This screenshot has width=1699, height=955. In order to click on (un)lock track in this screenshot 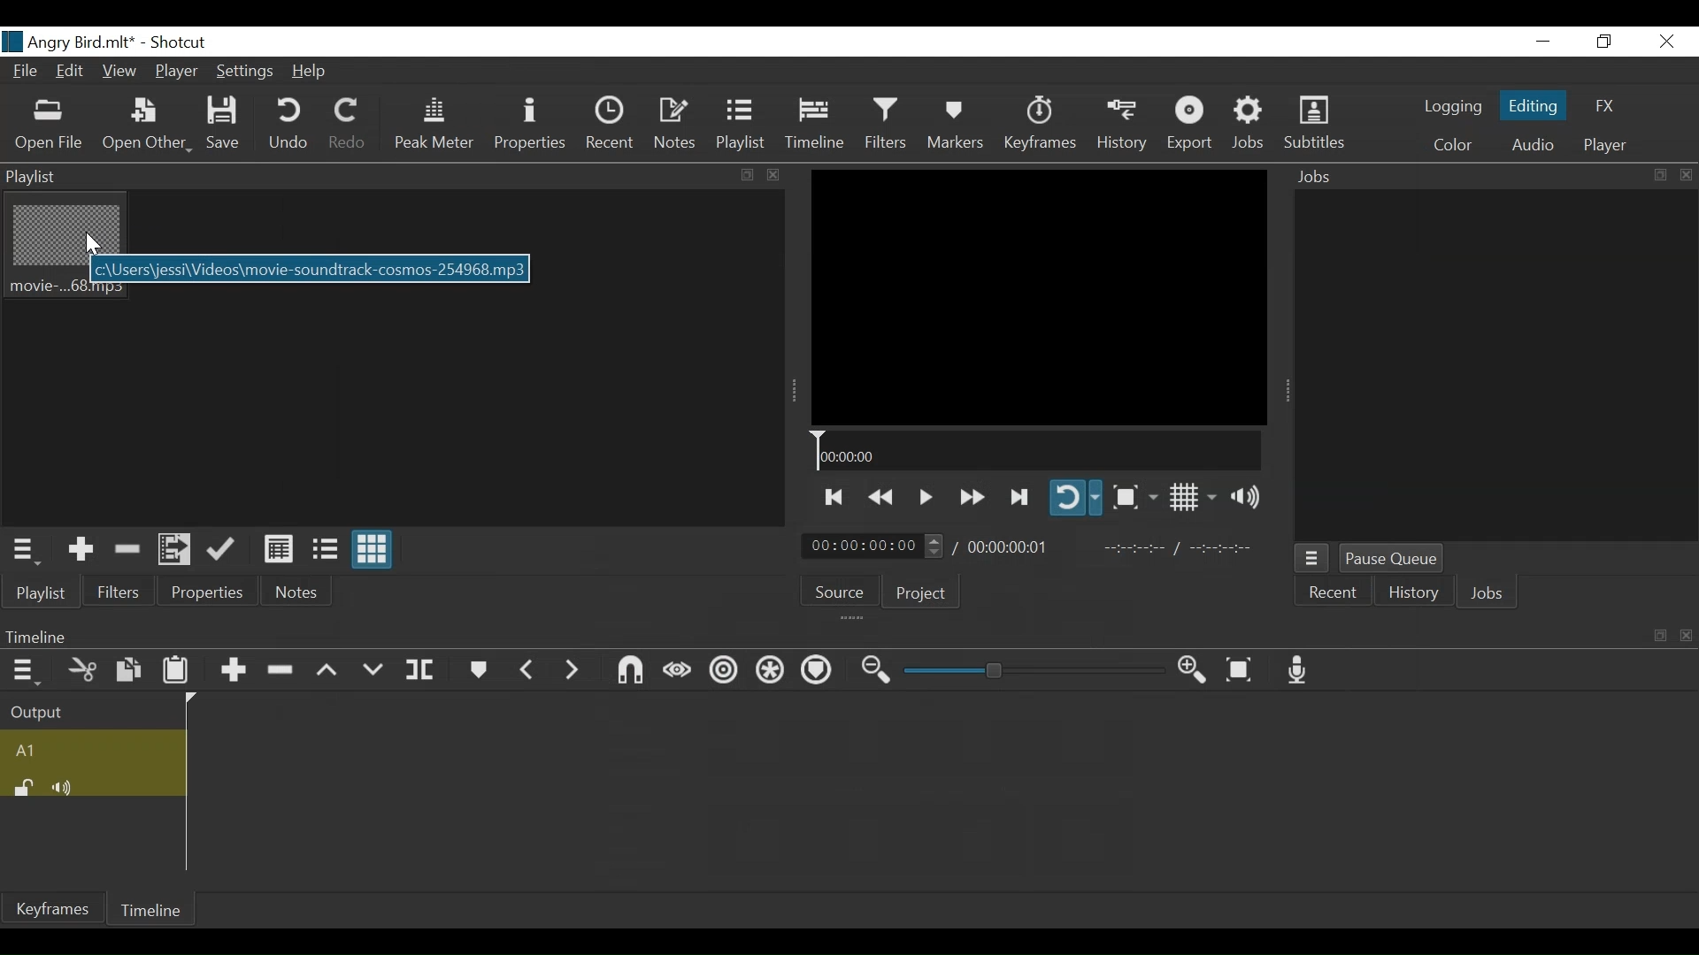, I will do `click(24, 784)`.